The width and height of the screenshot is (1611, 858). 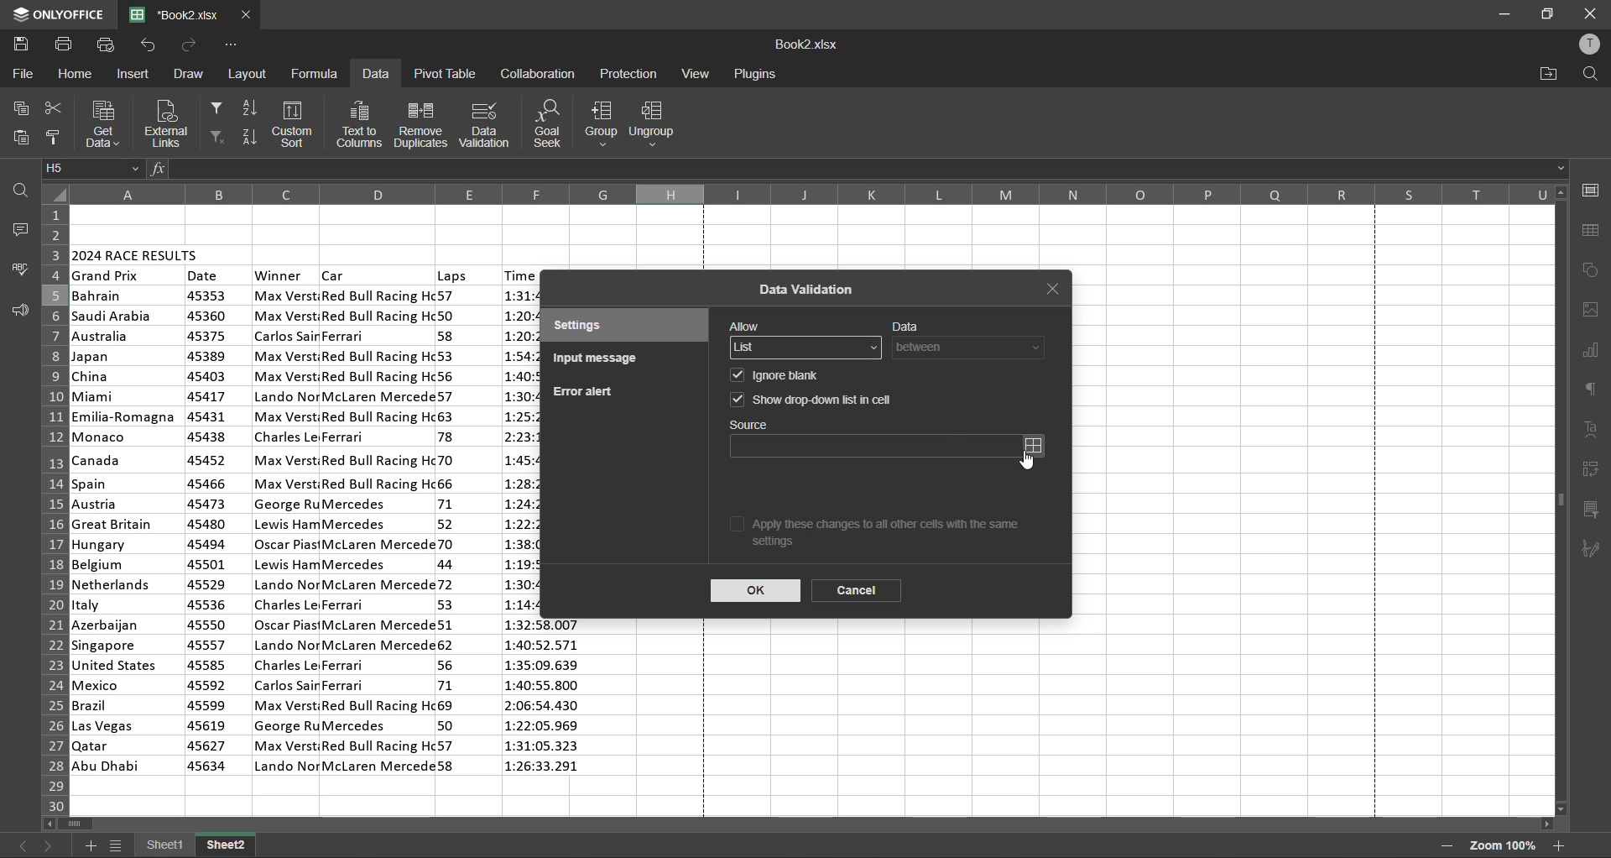 I want to click on zoom factor, so click(x=1499, y=847).